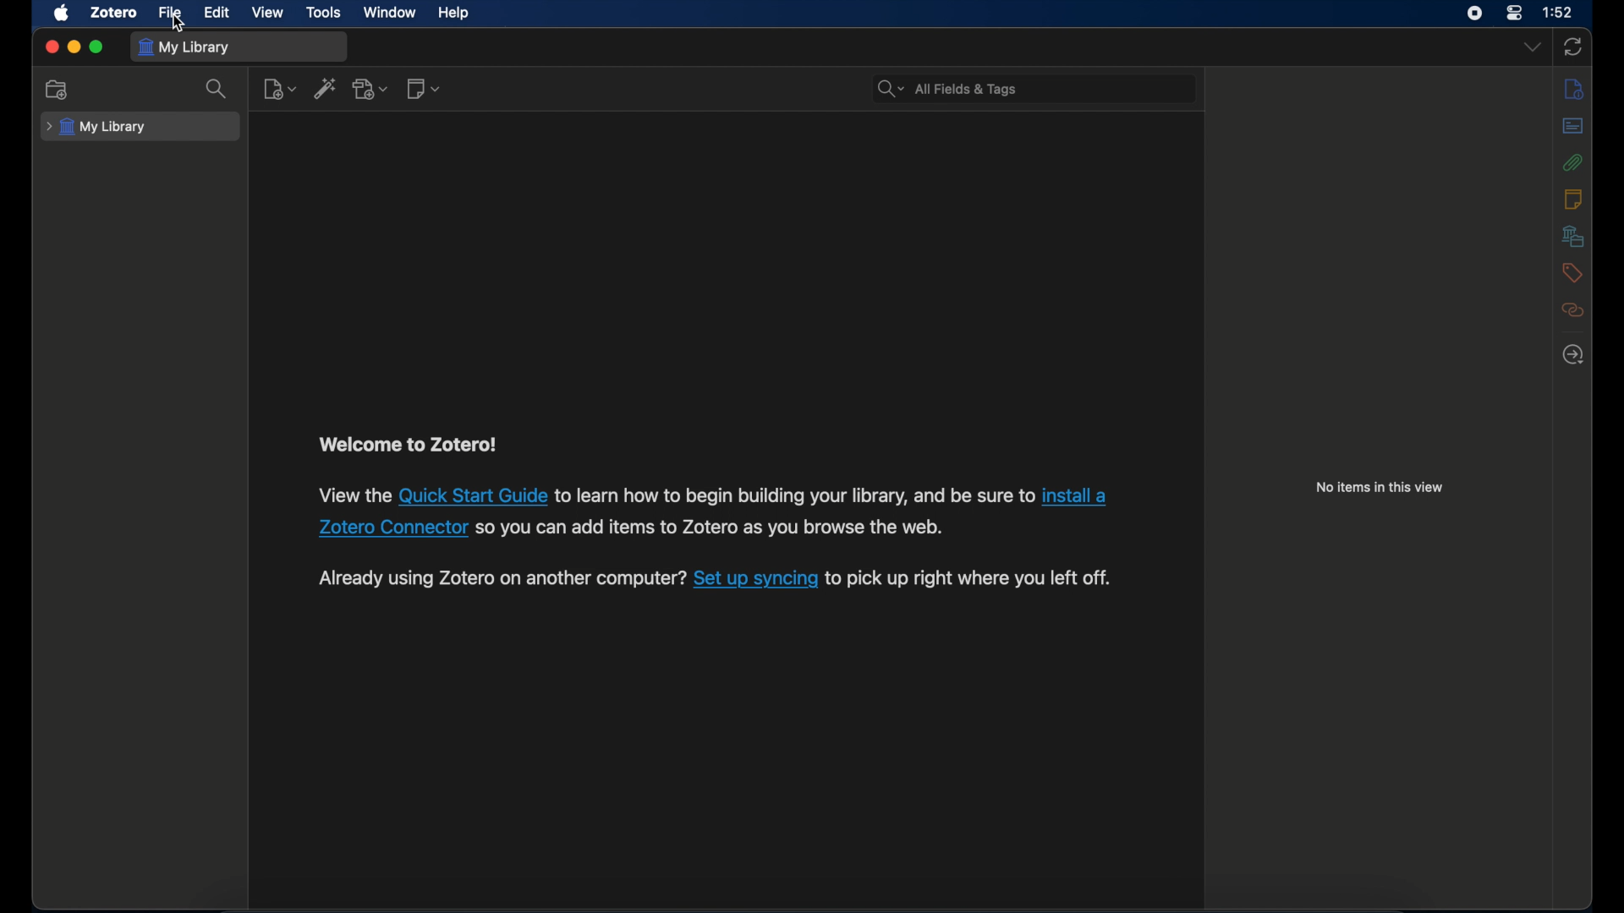  What do you see at coordinates (1076, 495) in the screenshot?
I see `install a` at bounding box center [1076, 495].